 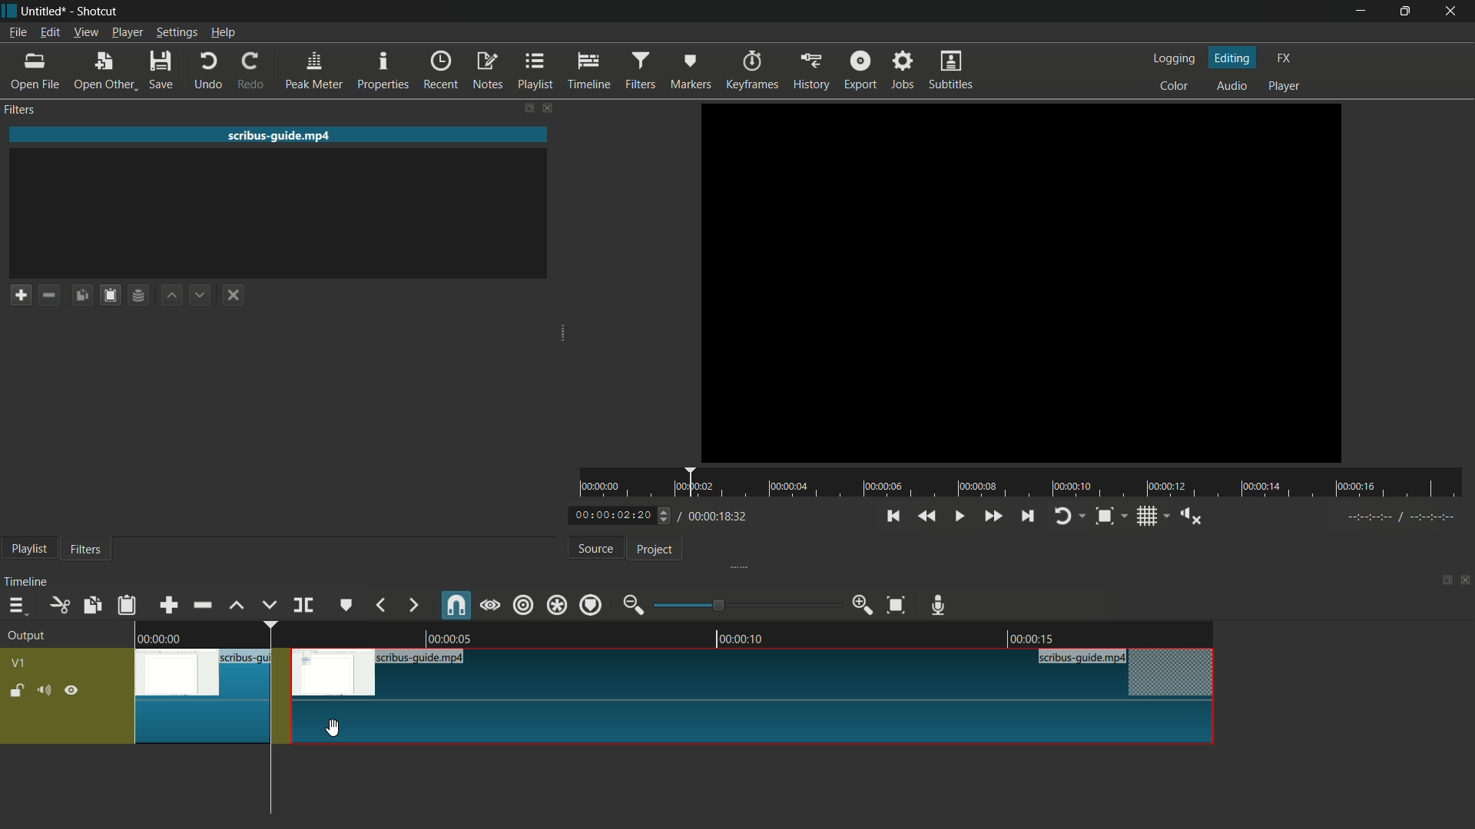 What do you see at coordinates (1455, 11) in the screenshot?
I see `close app` at bounding box center [1455, 11].